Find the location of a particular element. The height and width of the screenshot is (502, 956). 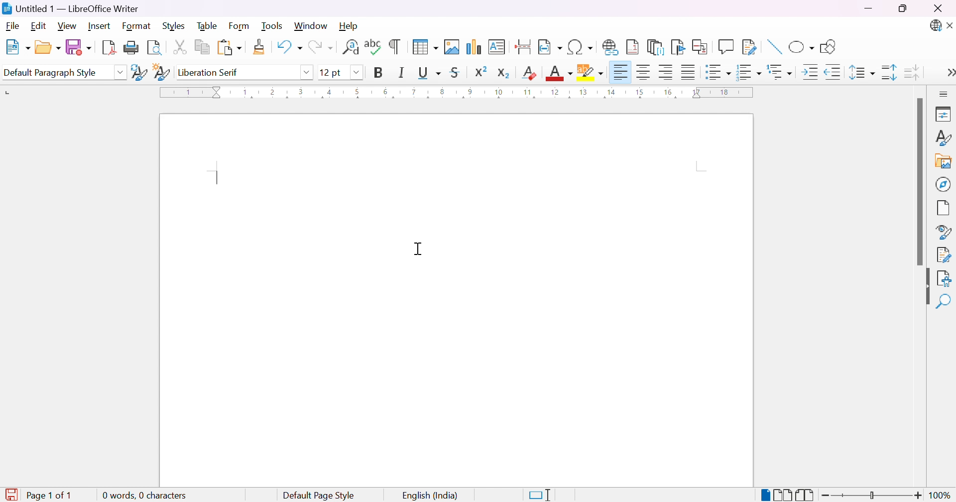

Insert text box is located at coordinates (496, 47).